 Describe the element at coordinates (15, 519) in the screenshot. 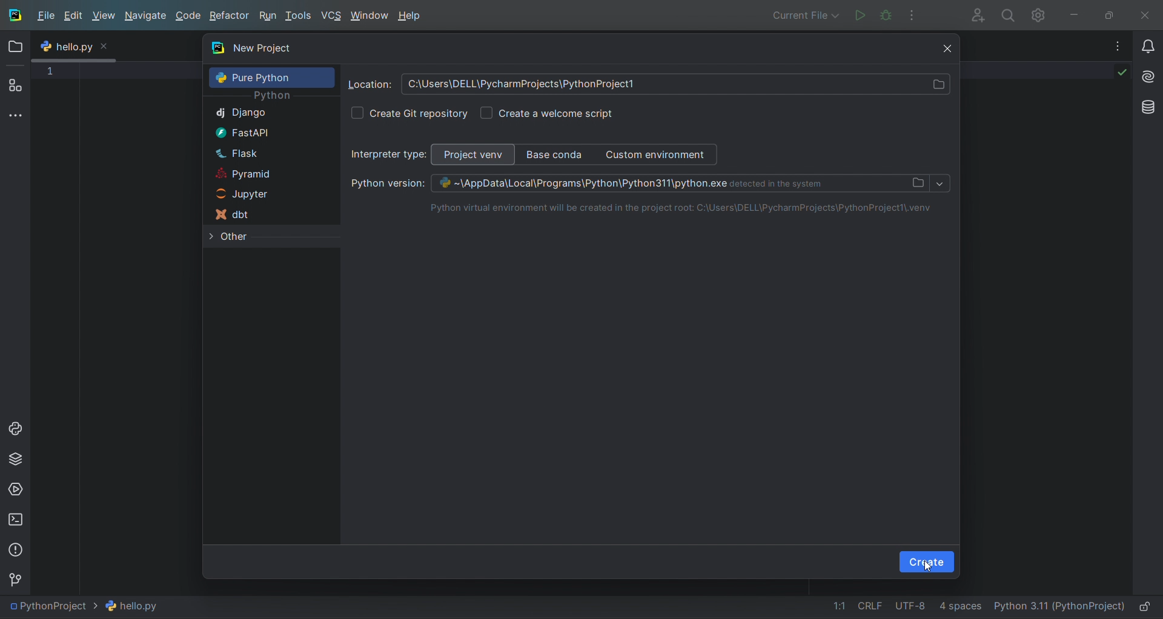

I see `terminal` at that location.